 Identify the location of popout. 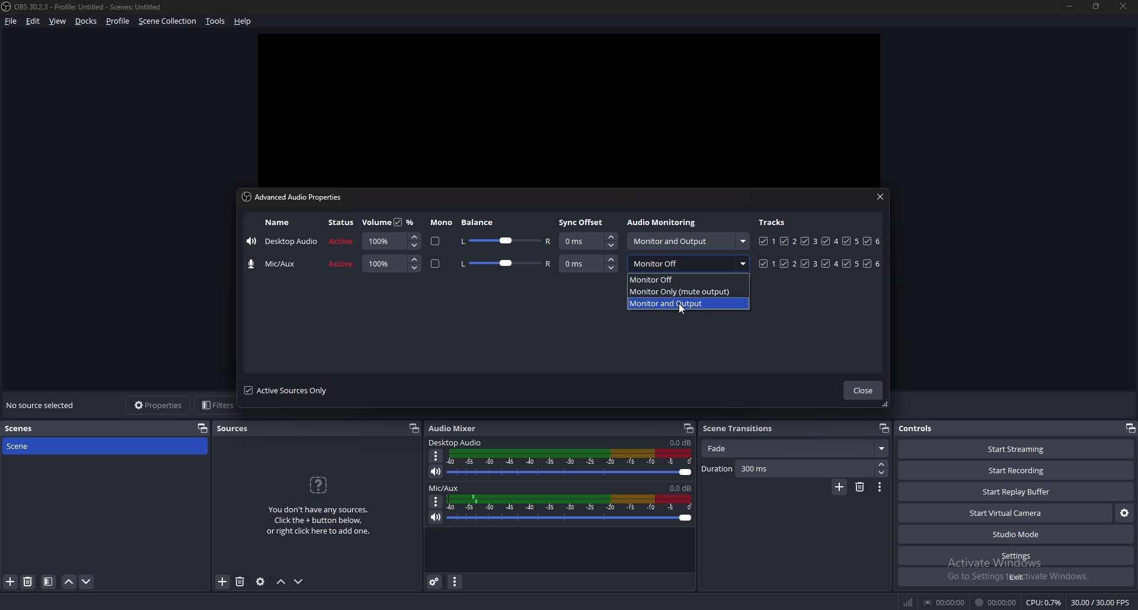
(884, 428).